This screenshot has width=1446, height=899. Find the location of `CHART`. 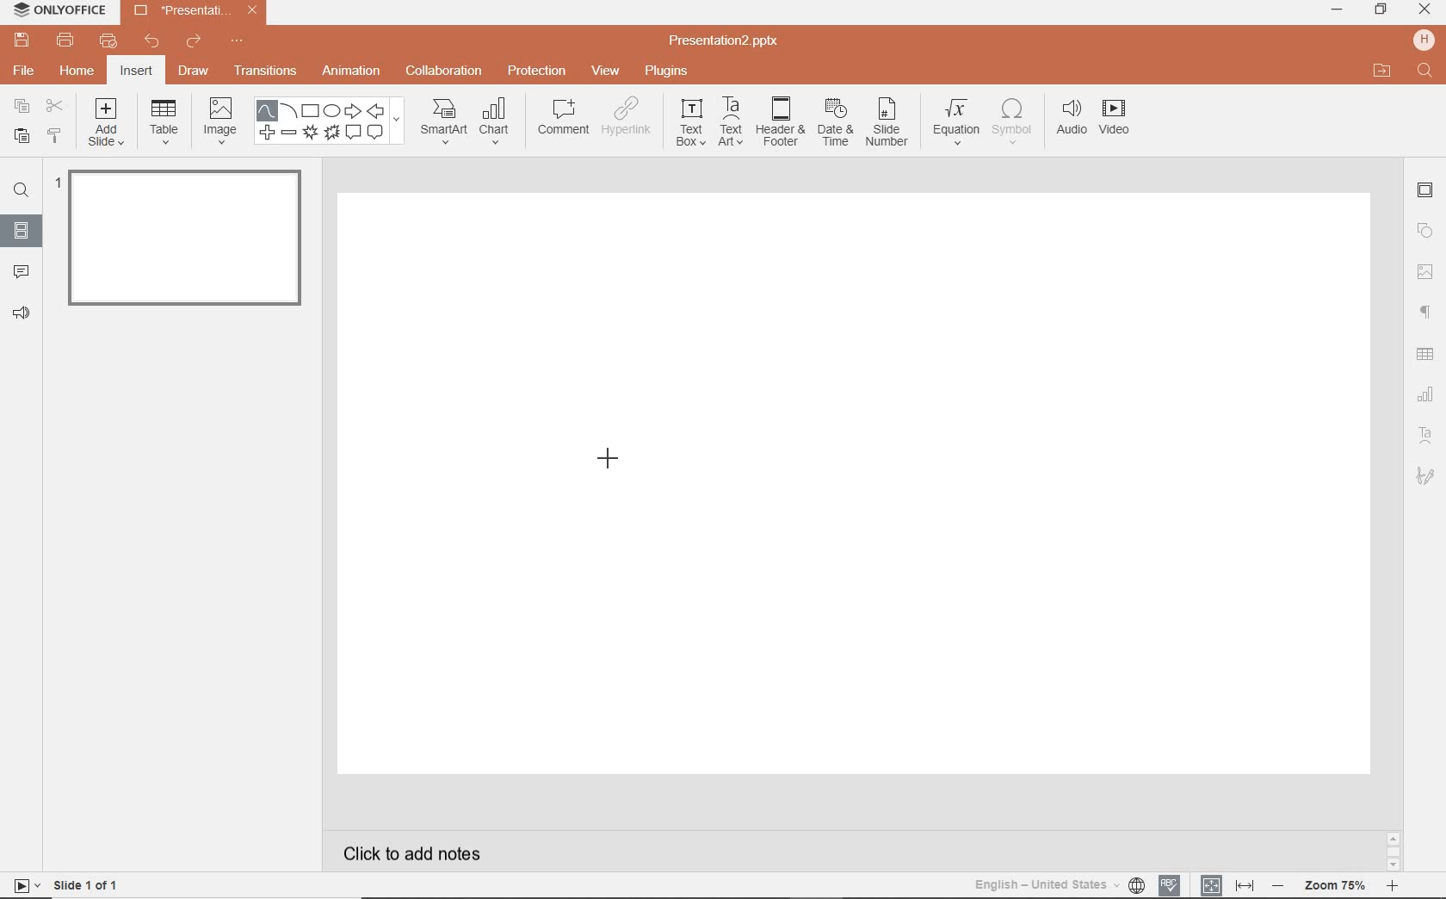

CHART is located at coordinates (498, 123).